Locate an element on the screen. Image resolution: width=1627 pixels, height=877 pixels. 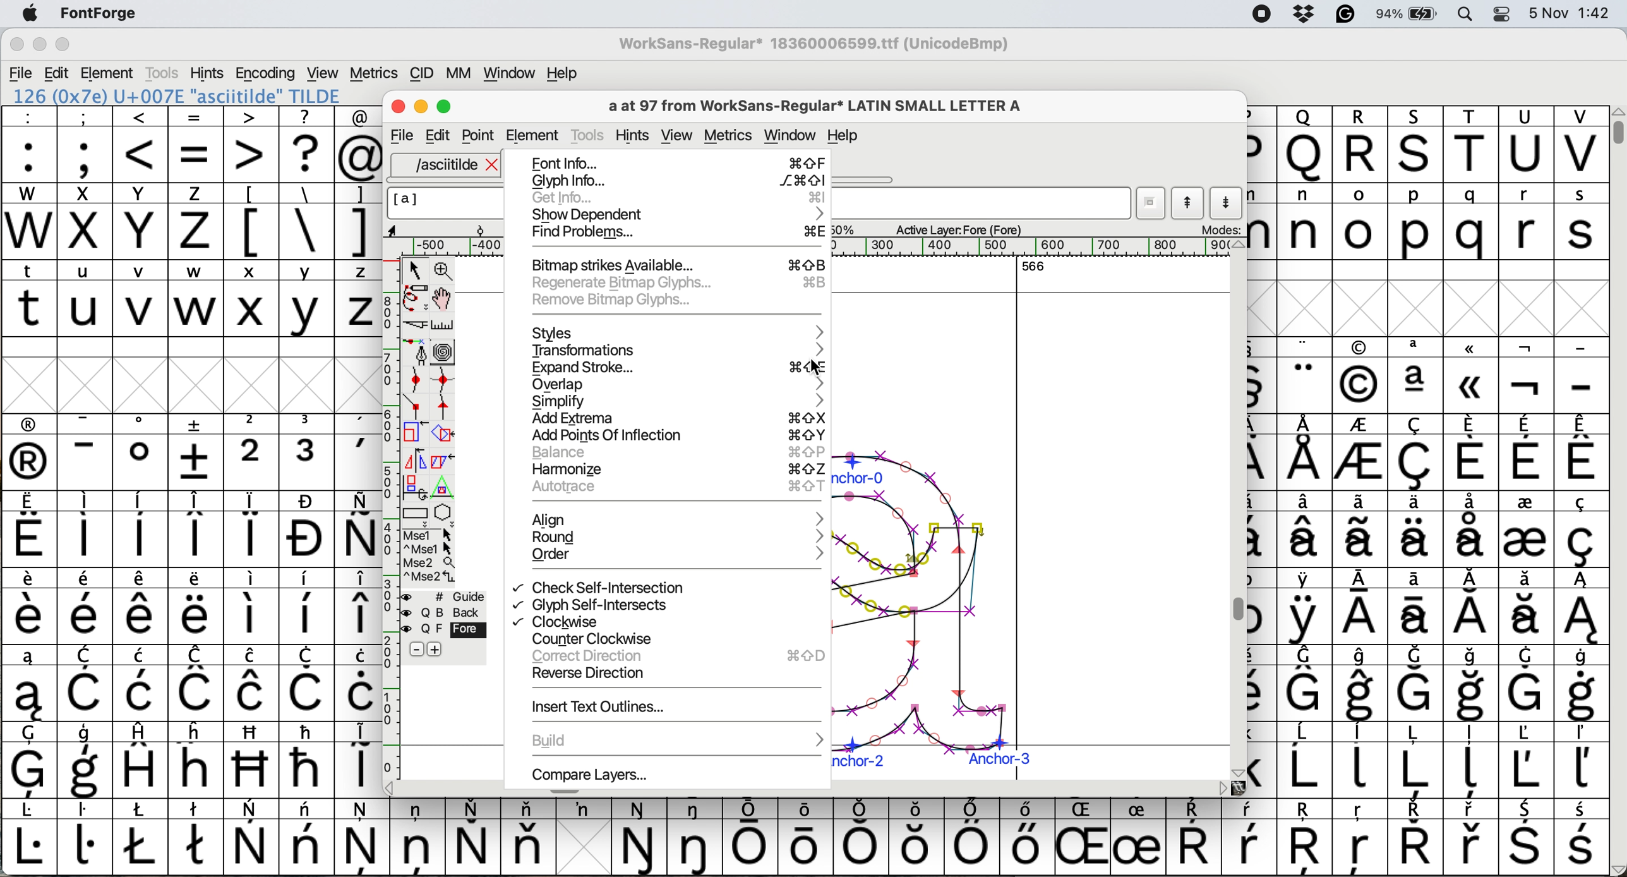
symbol is located at coordinates (528, 836).